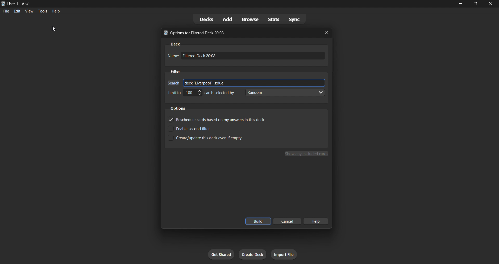 The height and width of the screenshot is (264, 499). Describe the element at coordinates (16, 11) in the screenshot. I see `edit` at that location.